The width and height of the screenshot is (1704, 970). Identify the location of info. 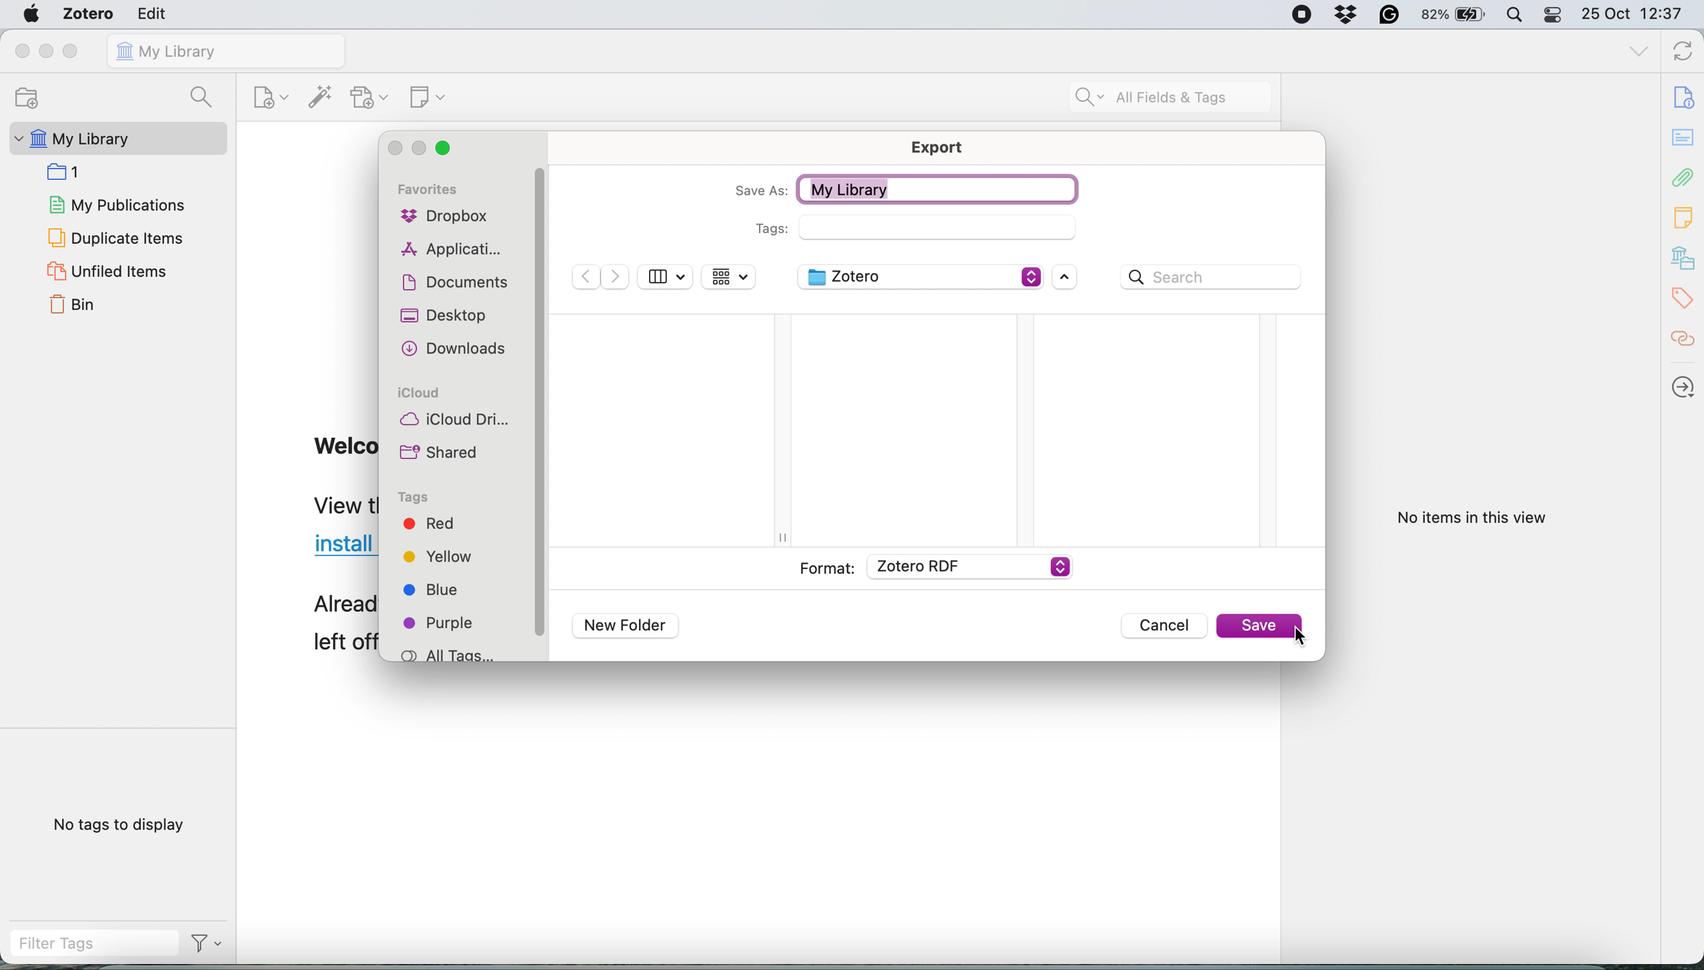
(1686, 98).